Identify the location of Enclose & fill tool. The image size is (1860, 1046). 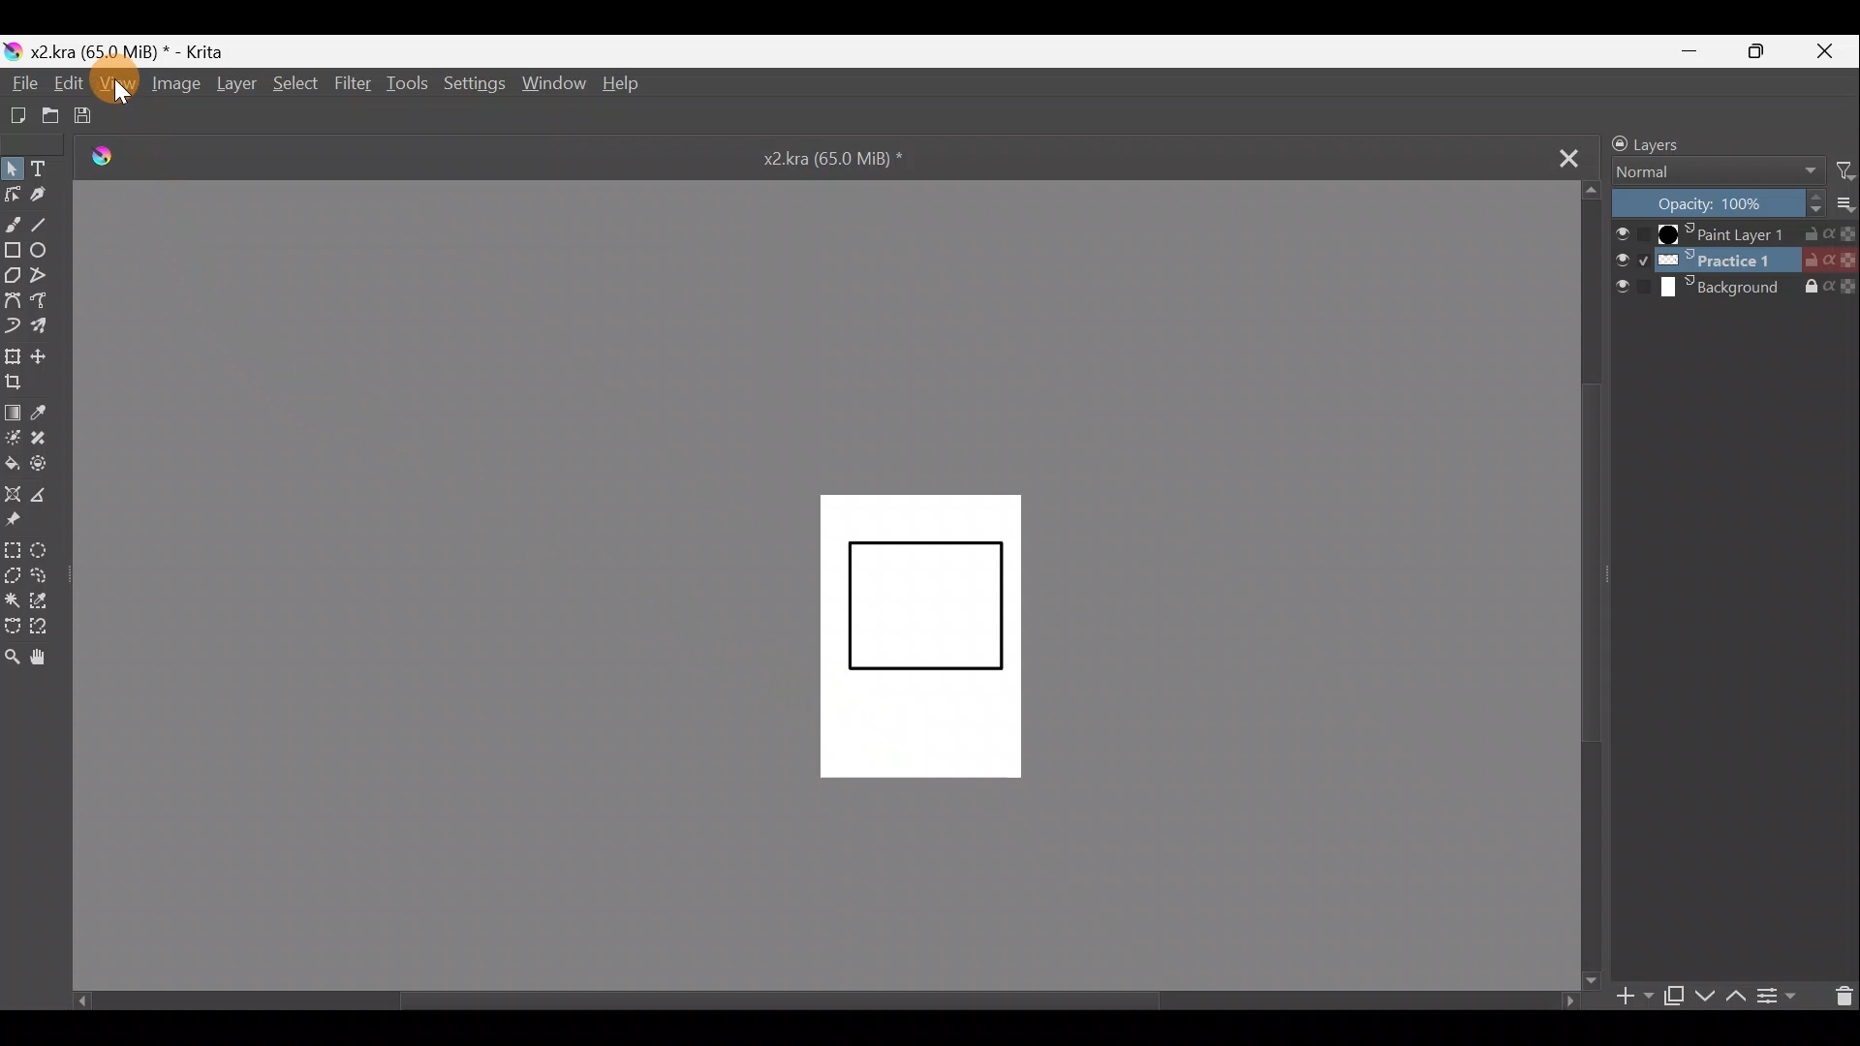
(46, 465).